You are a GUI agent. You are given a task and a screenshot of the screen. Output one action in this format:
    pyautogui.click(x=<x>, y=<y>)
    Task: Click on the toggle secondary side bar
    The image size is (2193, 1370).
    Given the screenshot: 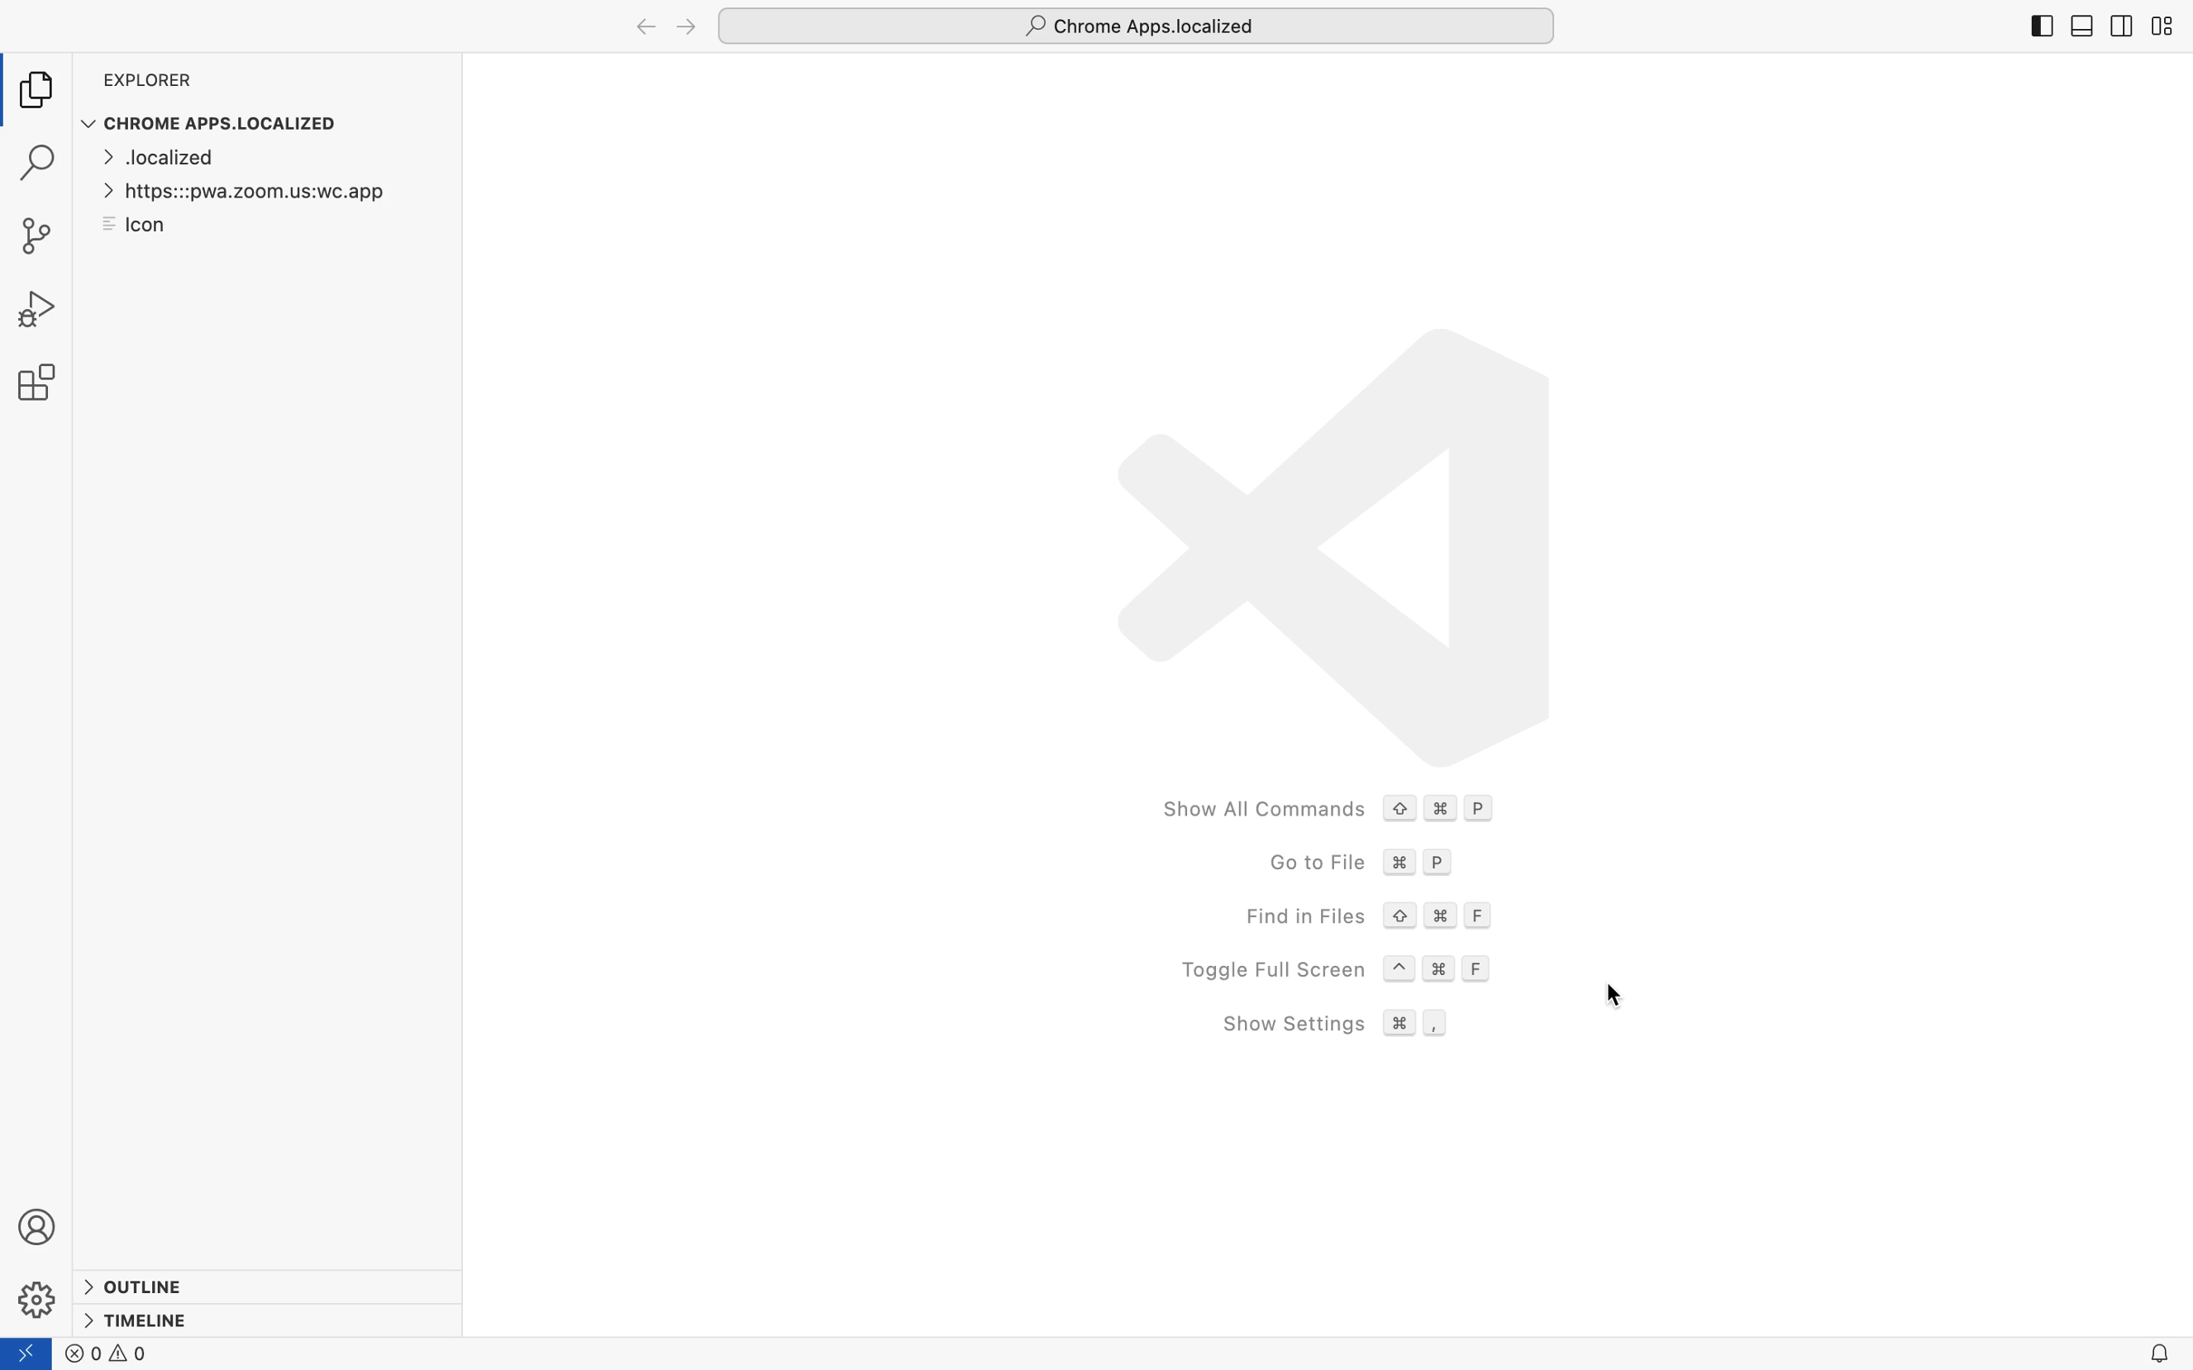 What is the action you would take?
    pyautogui.click(x=2120, y=32)
    